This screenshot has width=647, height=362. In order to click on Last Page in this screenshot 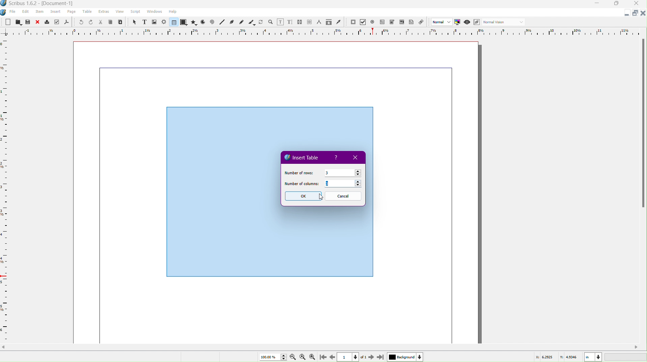, I will do `click(381, 357)`.